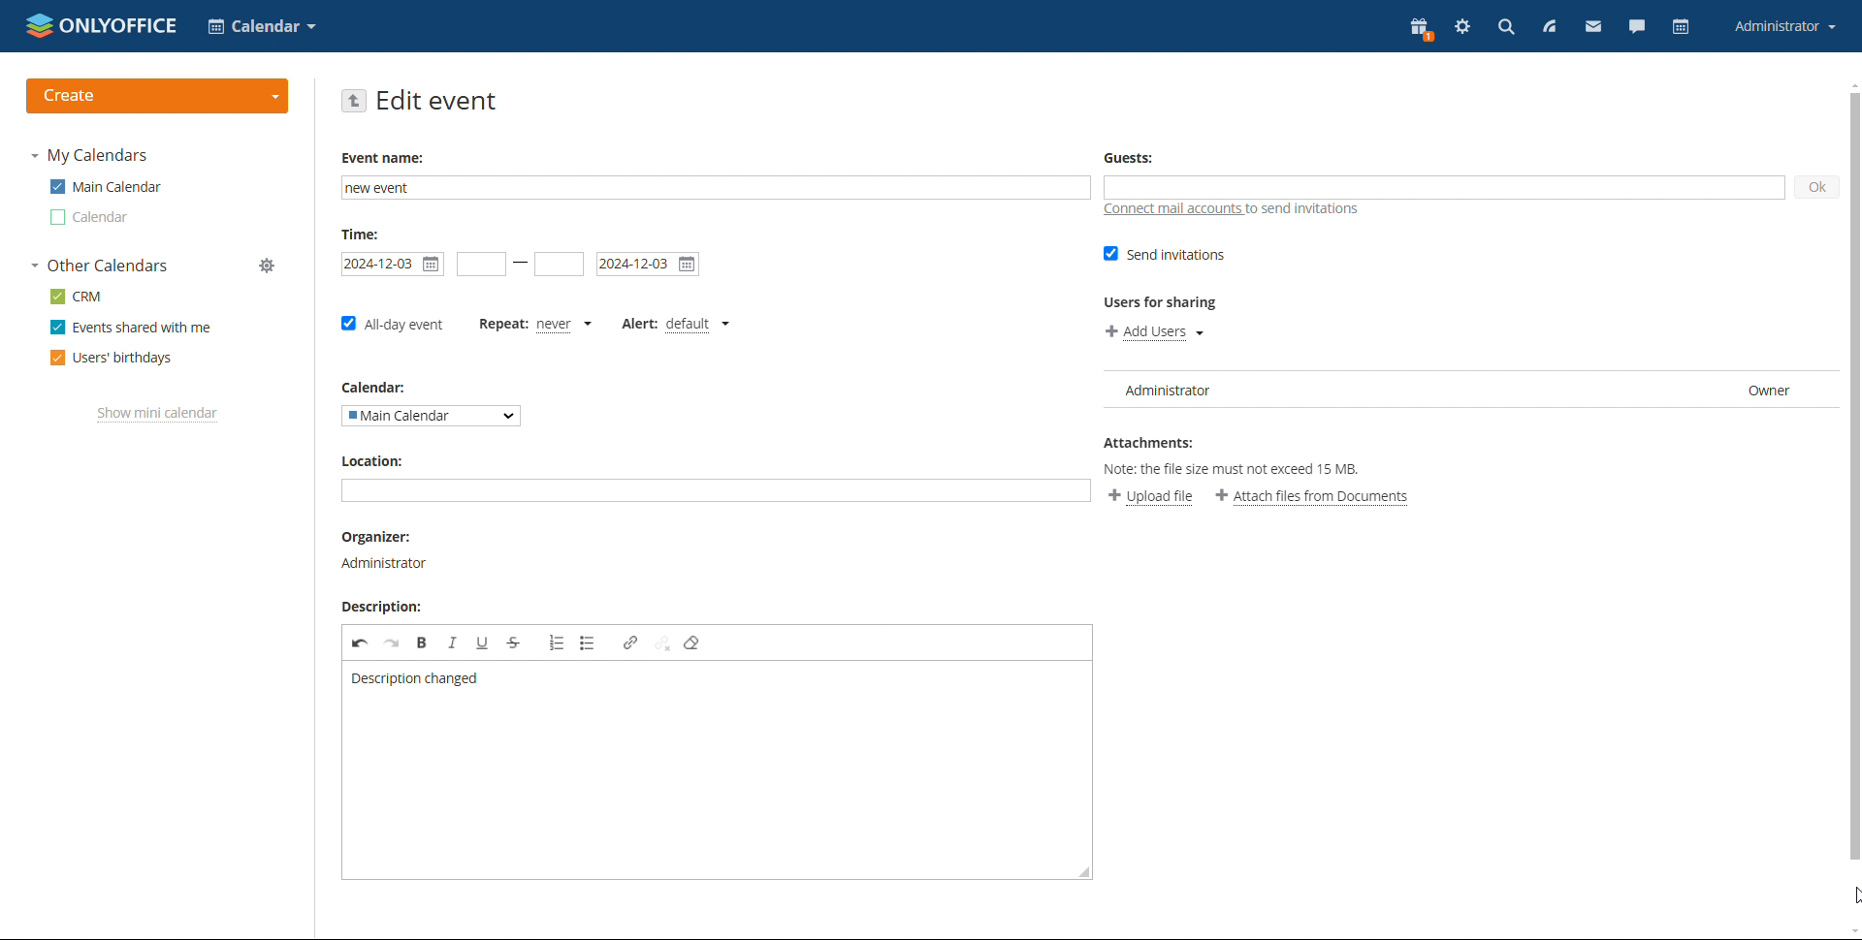 Image resolution: width=1862 pixels, height=940 pixels. Describe the element at coordinates (365, 235) in the screenshot. I see `Time:` at that location.